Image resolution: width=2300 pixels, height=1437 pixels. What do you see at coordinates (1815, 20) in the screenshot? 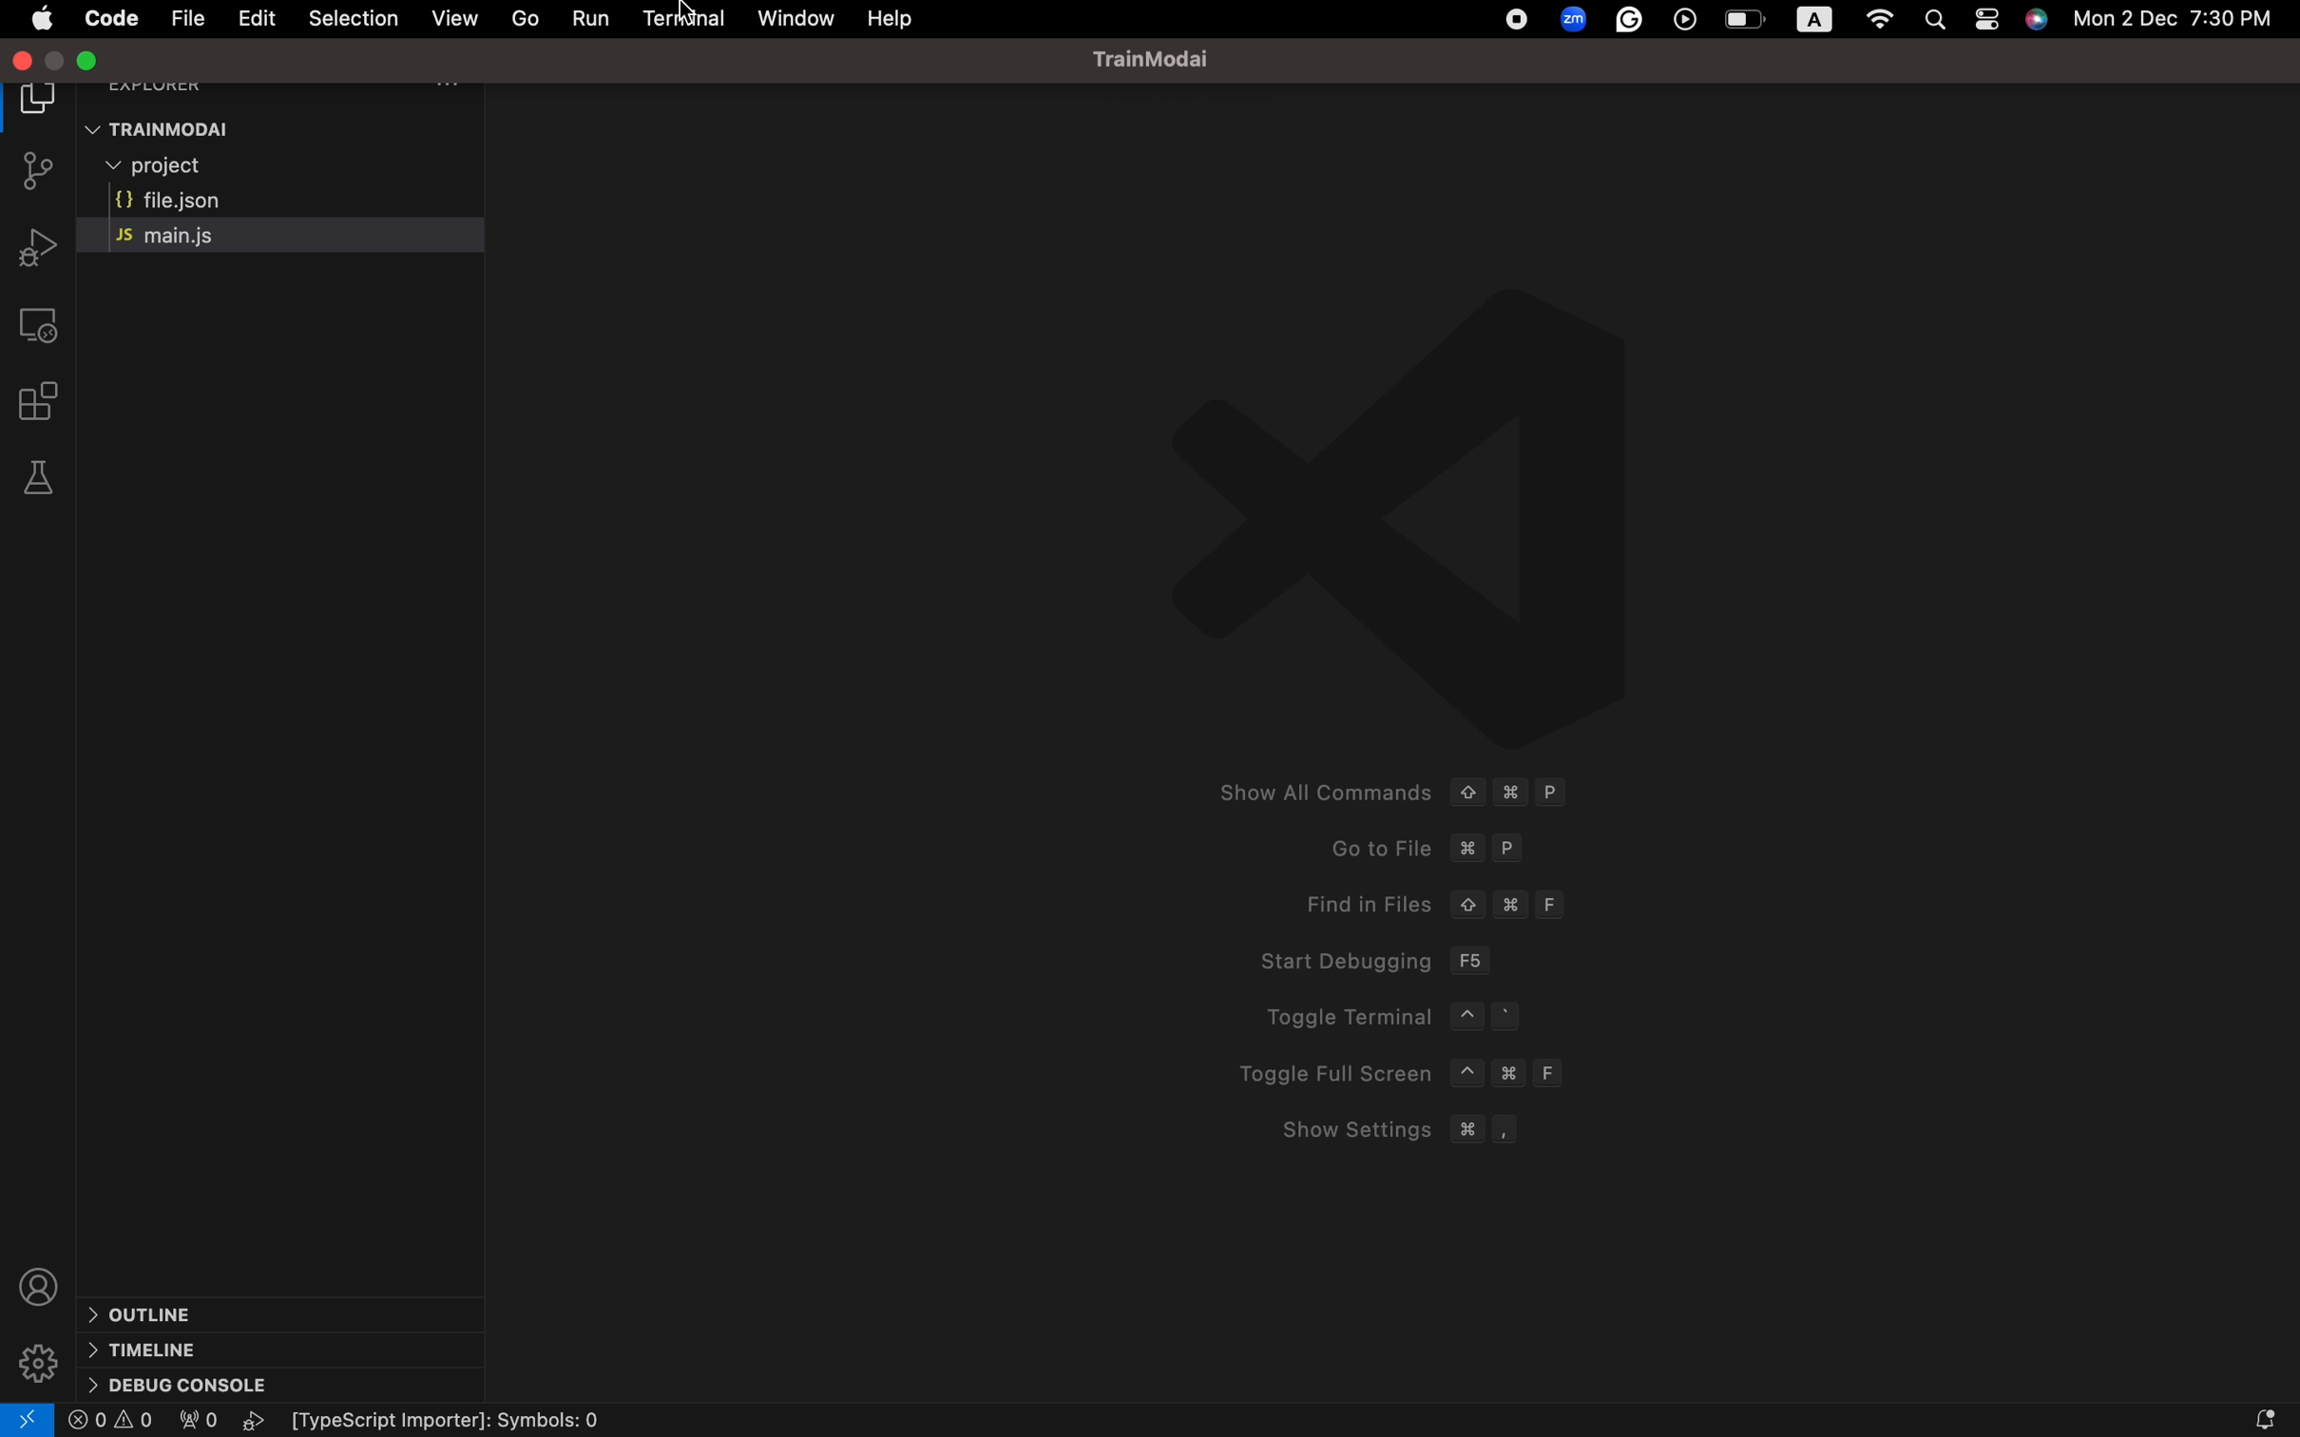
I see `Auto brighness` at bounding box center [1815, 20].